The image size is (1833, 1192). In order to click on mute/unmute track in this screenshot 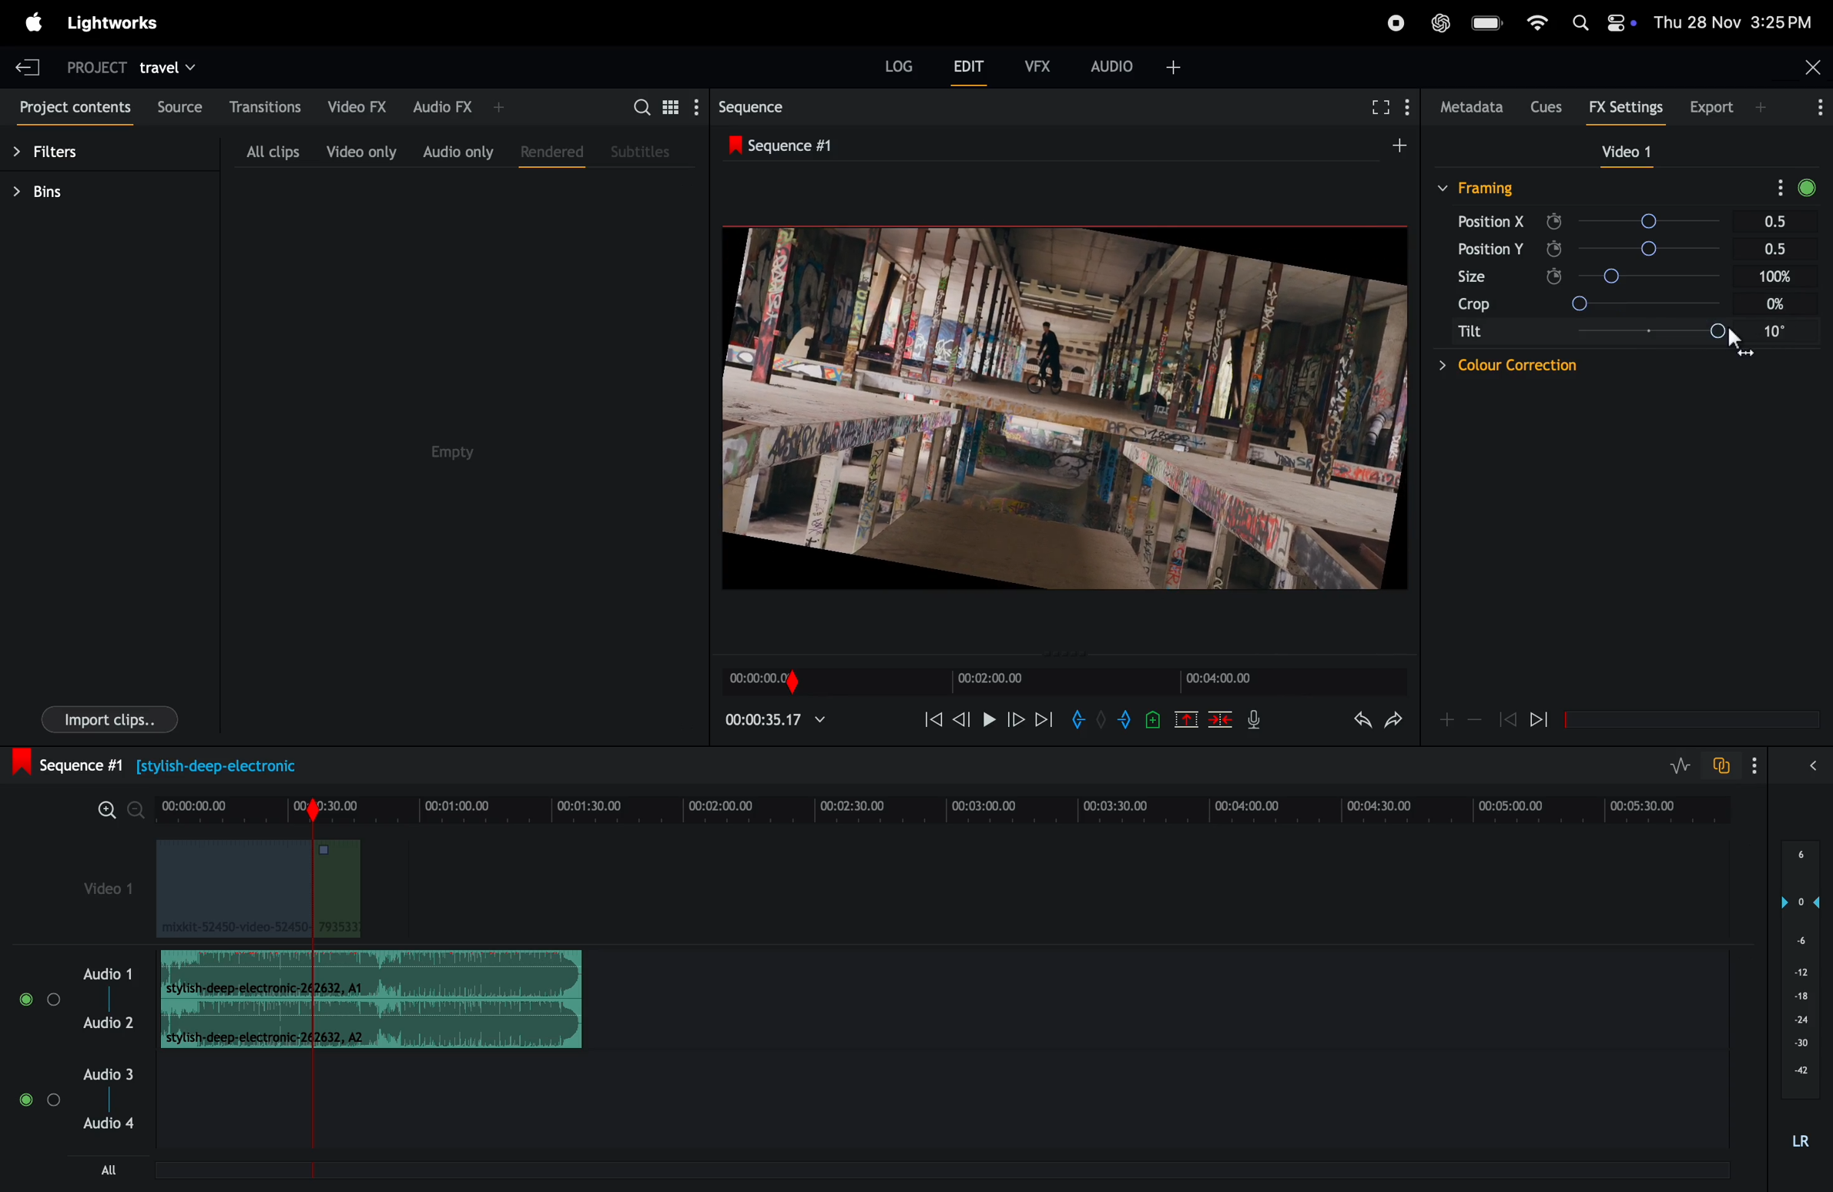, I will do `click(23, 996)`.